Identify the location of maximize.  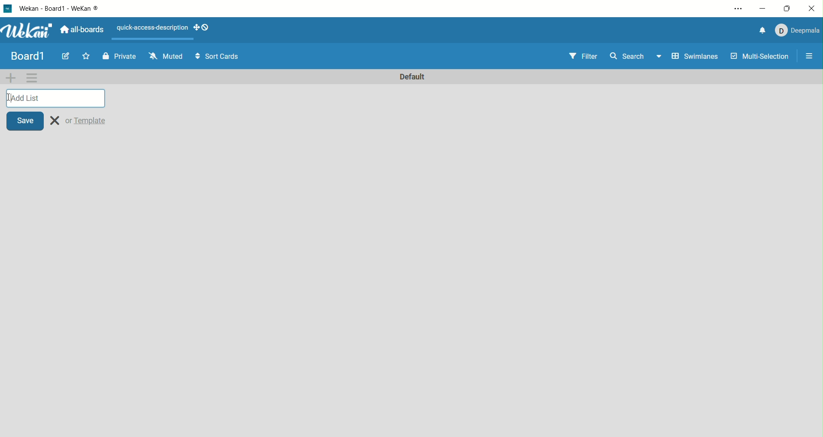
(790, 7).